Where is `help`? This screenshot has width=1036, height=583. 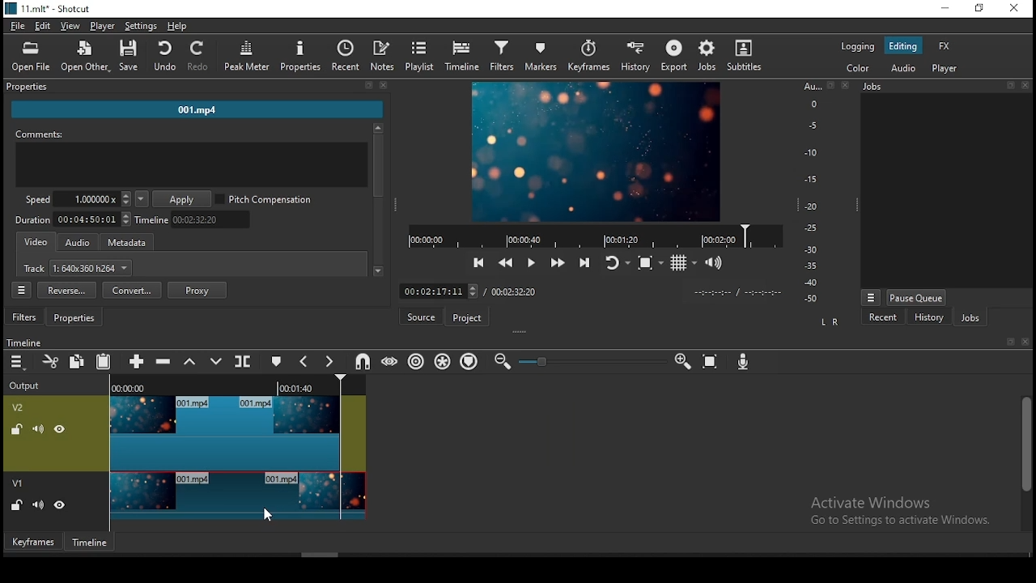 help is located at coordinates (177, 25).